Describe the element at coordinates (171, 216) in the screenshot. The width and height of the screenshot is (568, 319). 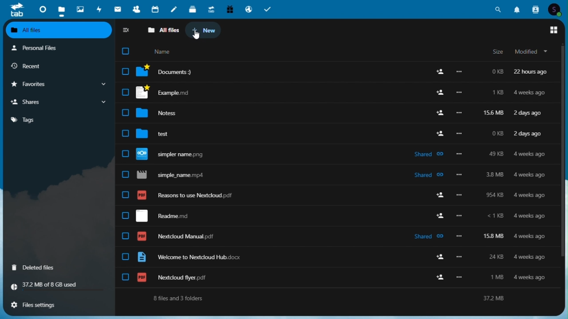
I see `readme.md` at that location.